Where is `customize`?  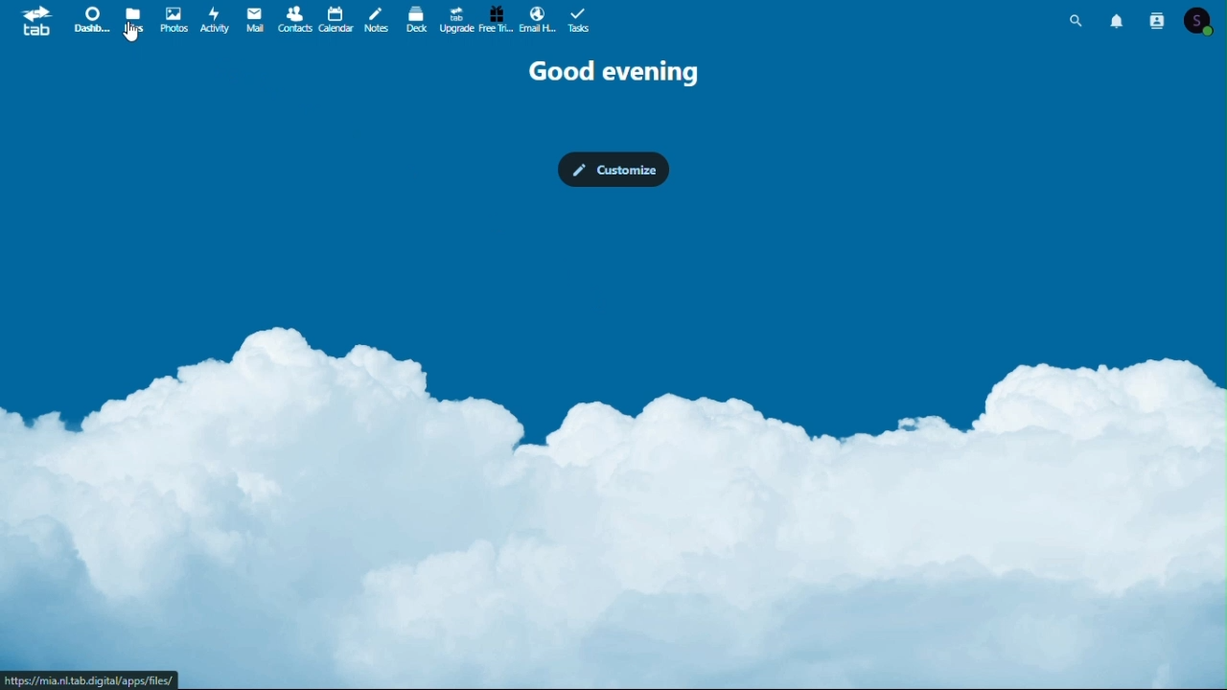
customize is located at coordinates (613, 171).